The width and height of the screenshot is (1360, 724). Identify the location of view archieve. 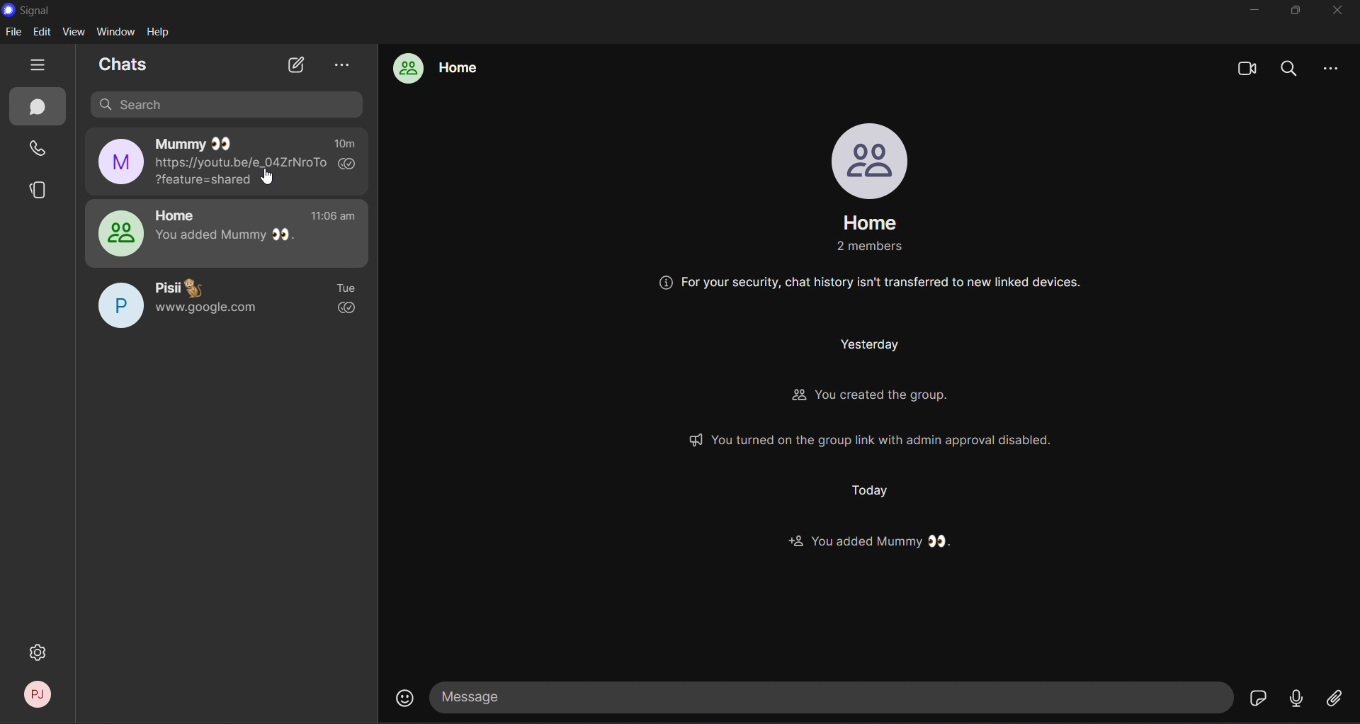
(344, 66).